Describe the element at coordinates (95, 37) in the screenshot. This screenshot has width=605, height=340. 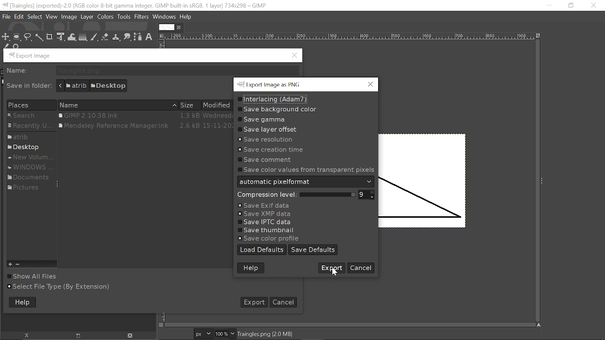
I see `Paintbrush tool` at that location.